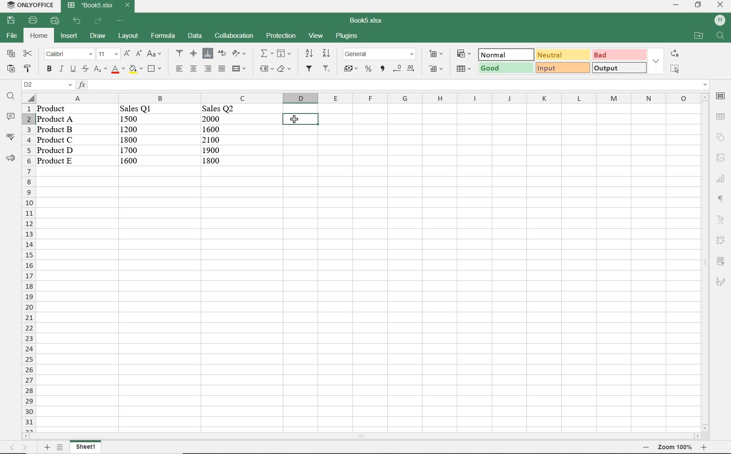 The height and width of the screenshot is (454, 731). Describe the element at coordinates (84, 69) in the screenshot. I see `strikethrough` at that location.